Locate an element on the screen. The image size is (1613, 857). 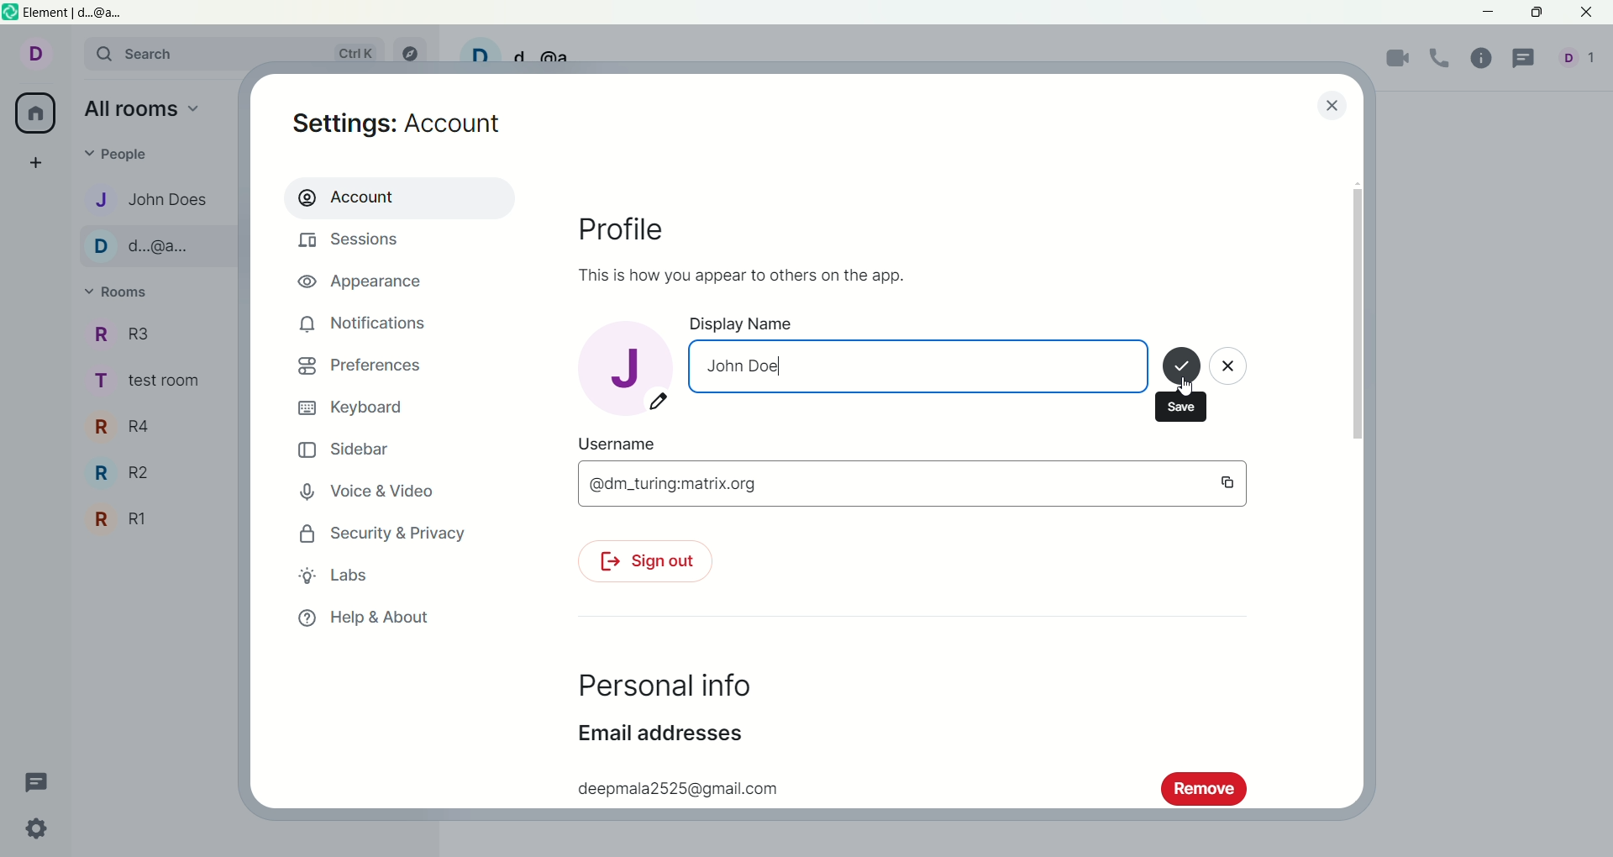
sign out is located at coordinates (643, 564).